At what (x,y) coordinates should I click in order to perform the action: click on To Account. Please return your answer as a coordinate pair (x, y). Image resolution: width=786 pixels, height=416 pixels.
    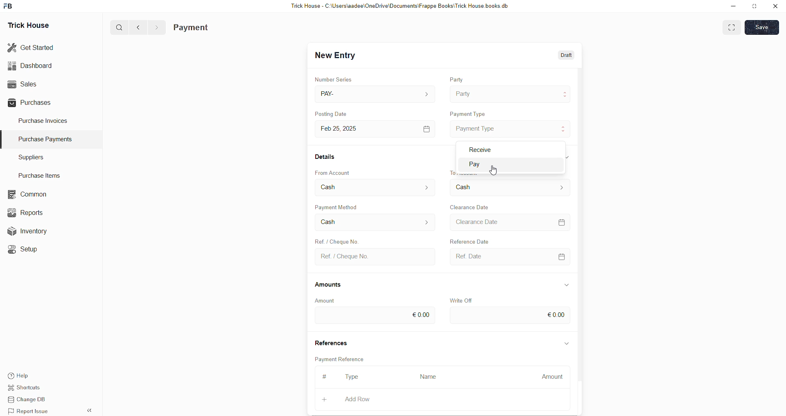
    Looking at the image, I should click on (472, 187).